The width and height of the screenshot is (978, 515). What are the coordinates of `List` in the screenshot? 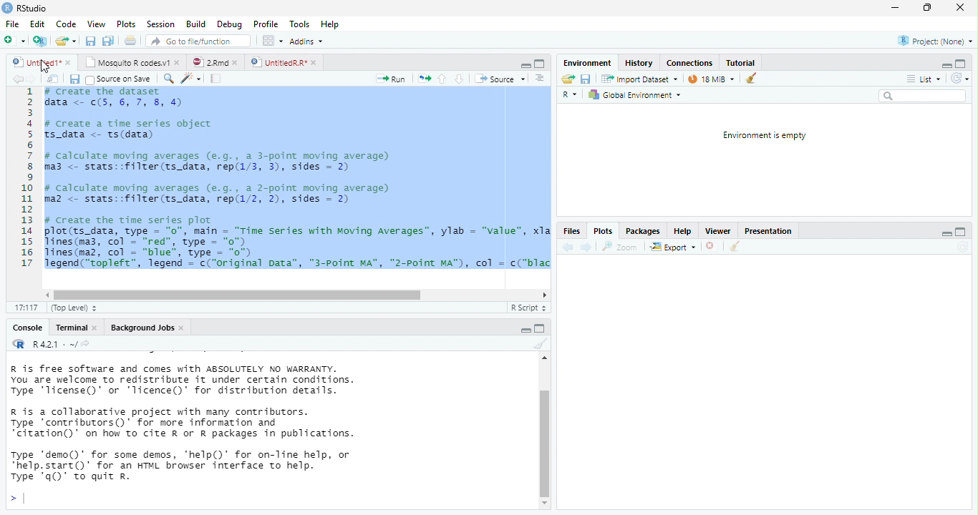 It's located at (923, 79).